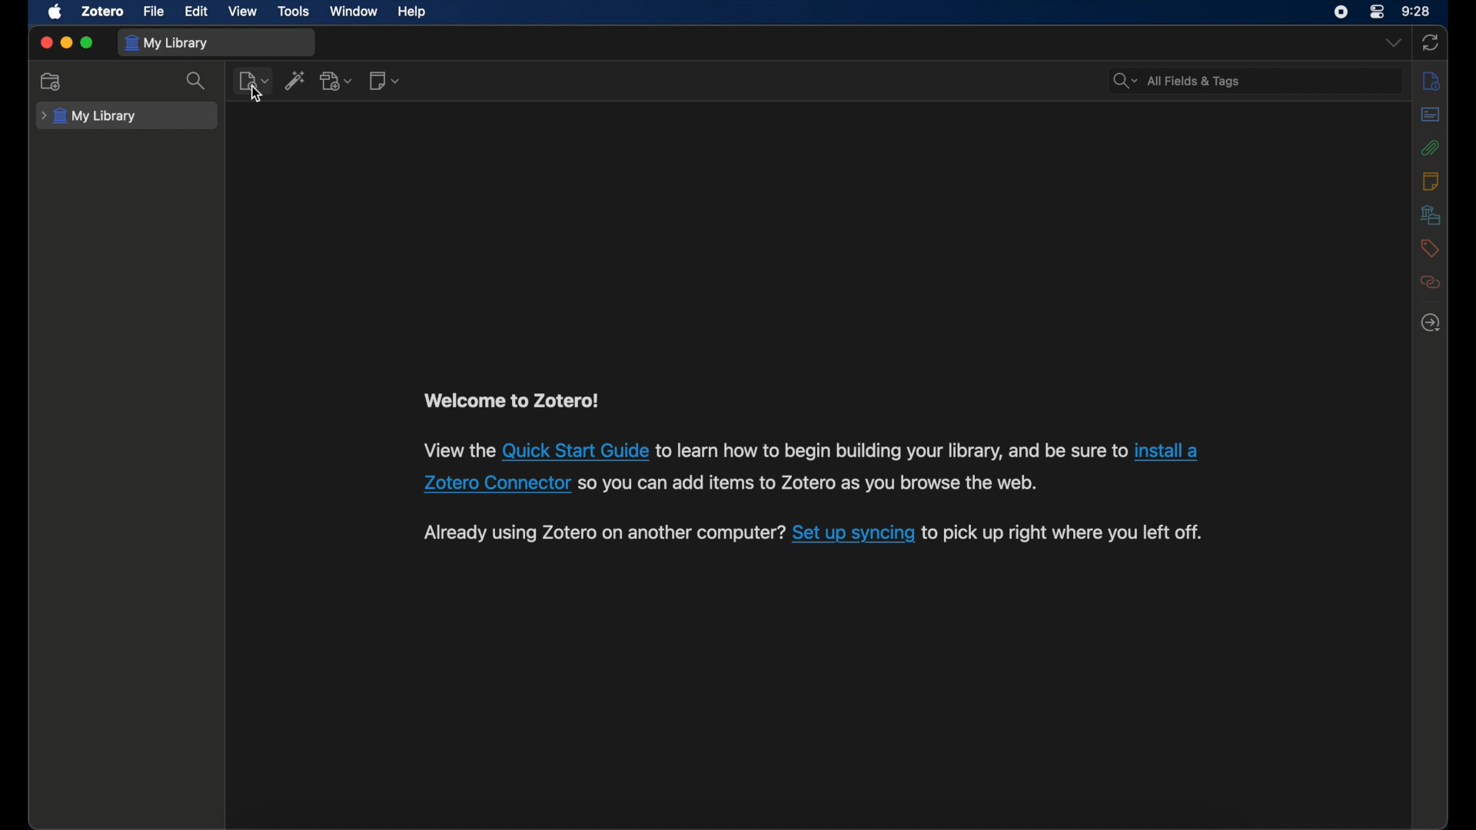  Describe the element at coordinates (1376, 12) in the screenshot. I see `control center` at that location.